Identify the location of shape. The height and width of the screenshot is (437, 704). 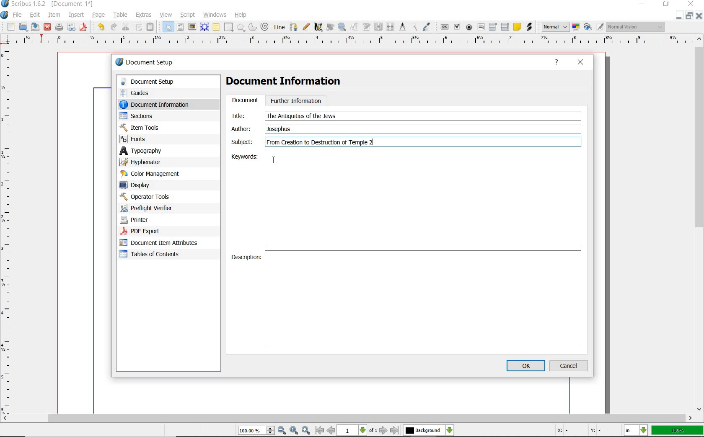
(229, 27).